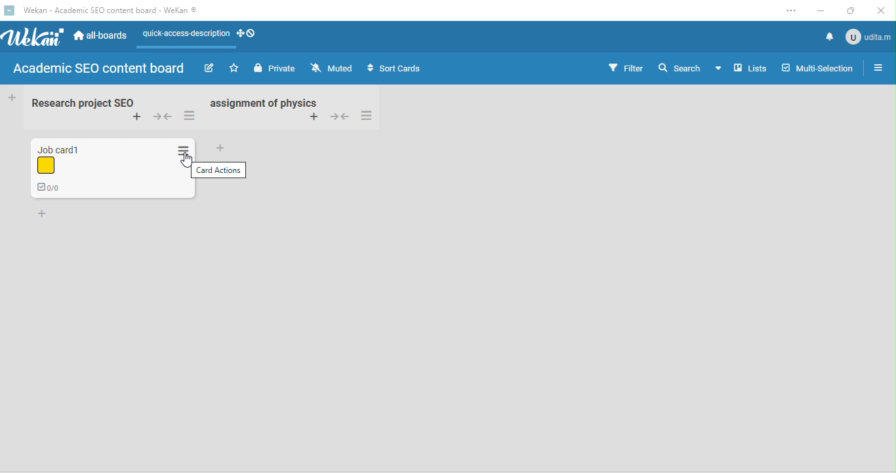 This screenshot has width=896, height=473. I want to click on add card, so click(131, 117).